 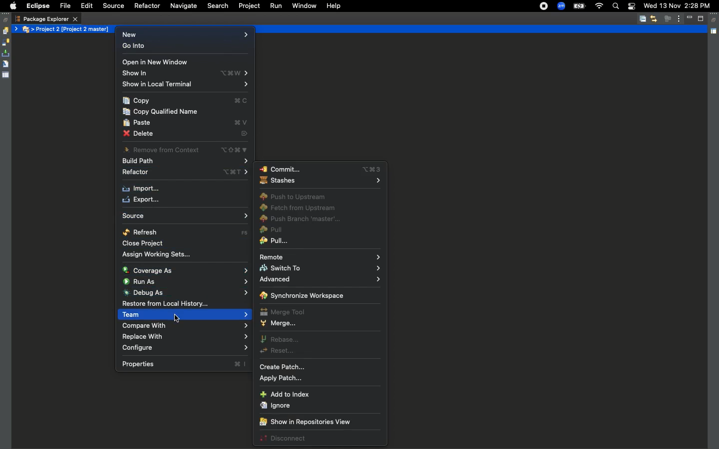 What do you see at coordinates (320, 256) in the screenshot?
I see `Remote` at bounding box center [320, 256].